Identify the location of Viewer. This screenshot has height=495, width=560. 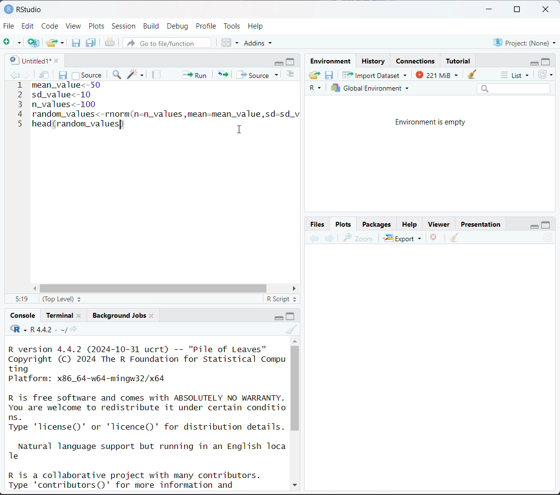
(441, 225).